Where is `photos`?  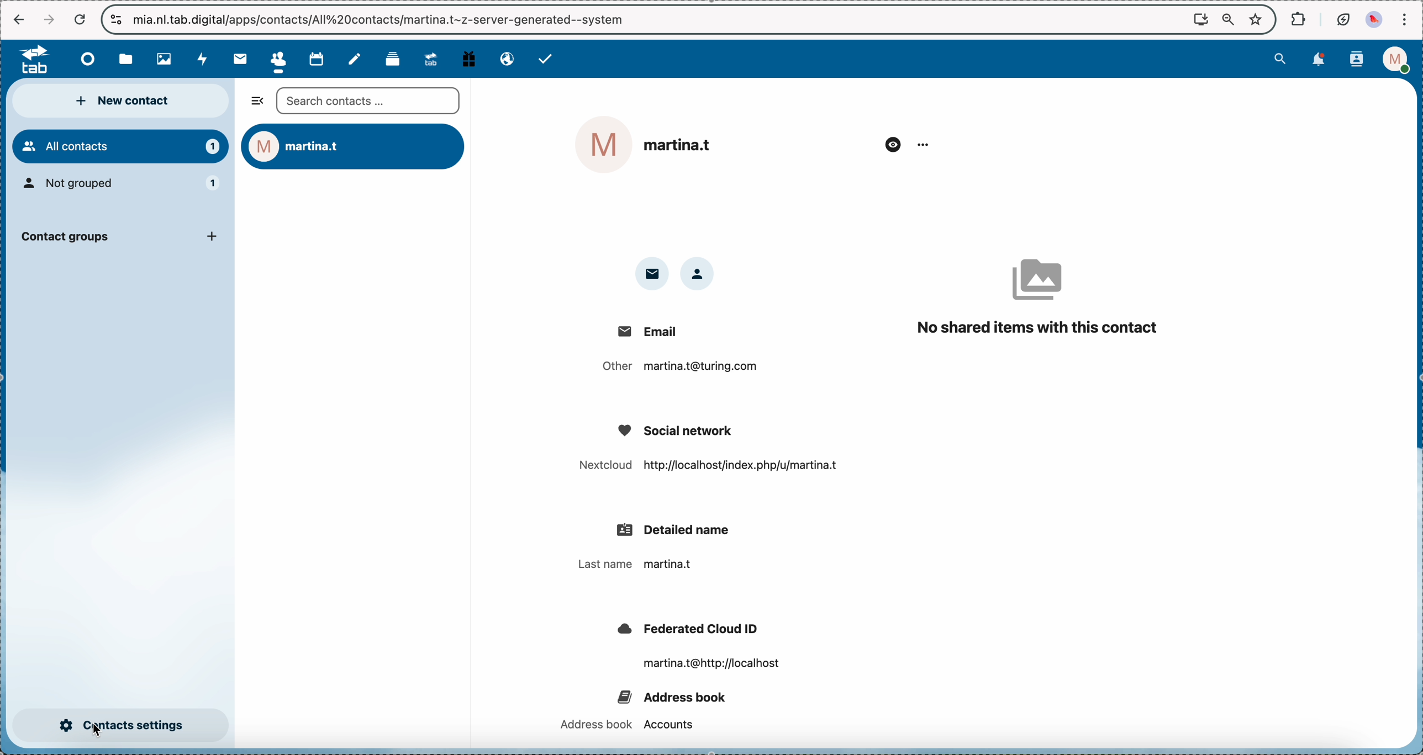 photos is located at coordinates (166, 59).